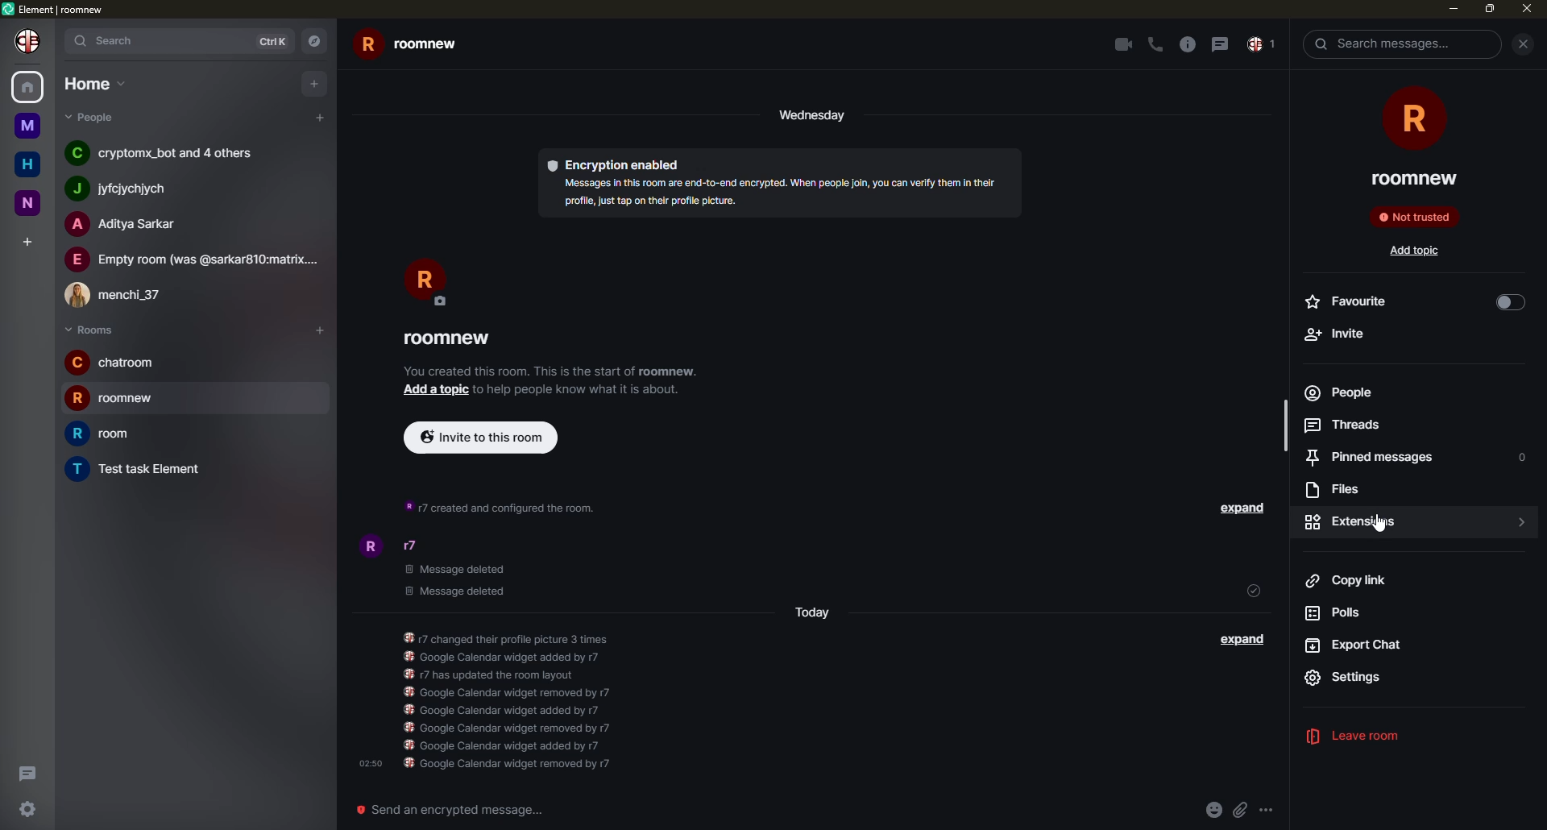 Image resolution: width=1547 pixels, height=830 pixels. I want to click on settings, so click(1358, 679).